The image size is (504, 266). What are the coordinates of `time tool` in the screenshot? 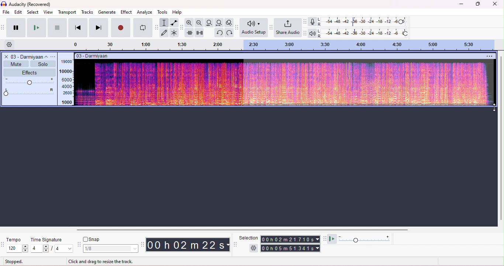 It's located at (142, 244).